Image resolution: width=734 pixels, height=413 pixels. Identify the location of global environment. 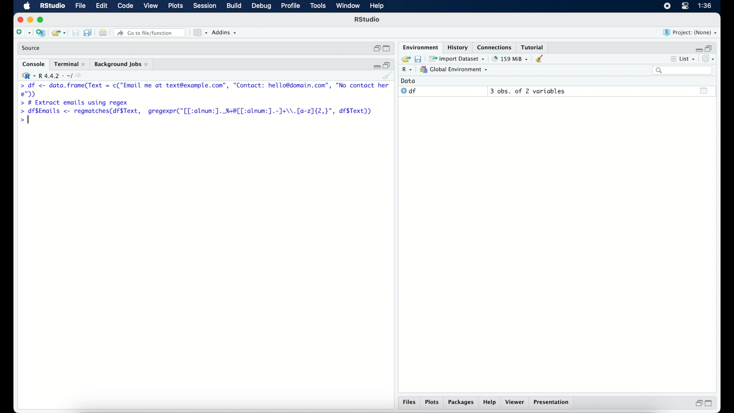
(456, 70).